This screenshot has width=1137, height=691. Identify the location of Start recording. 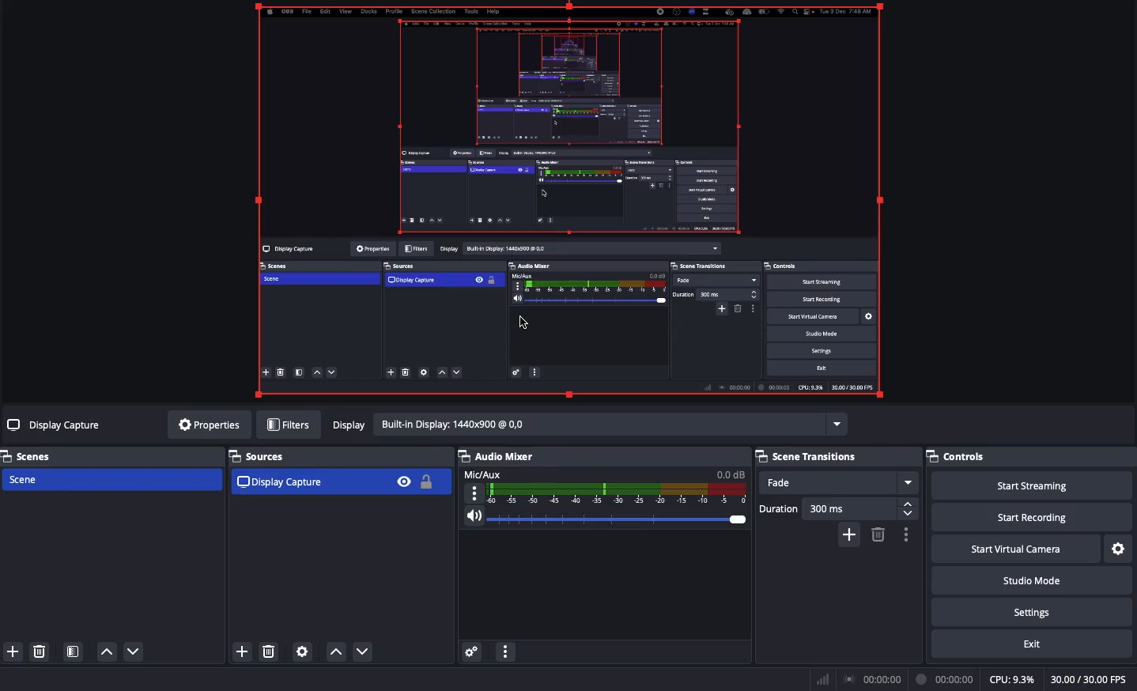
(1029, 517).